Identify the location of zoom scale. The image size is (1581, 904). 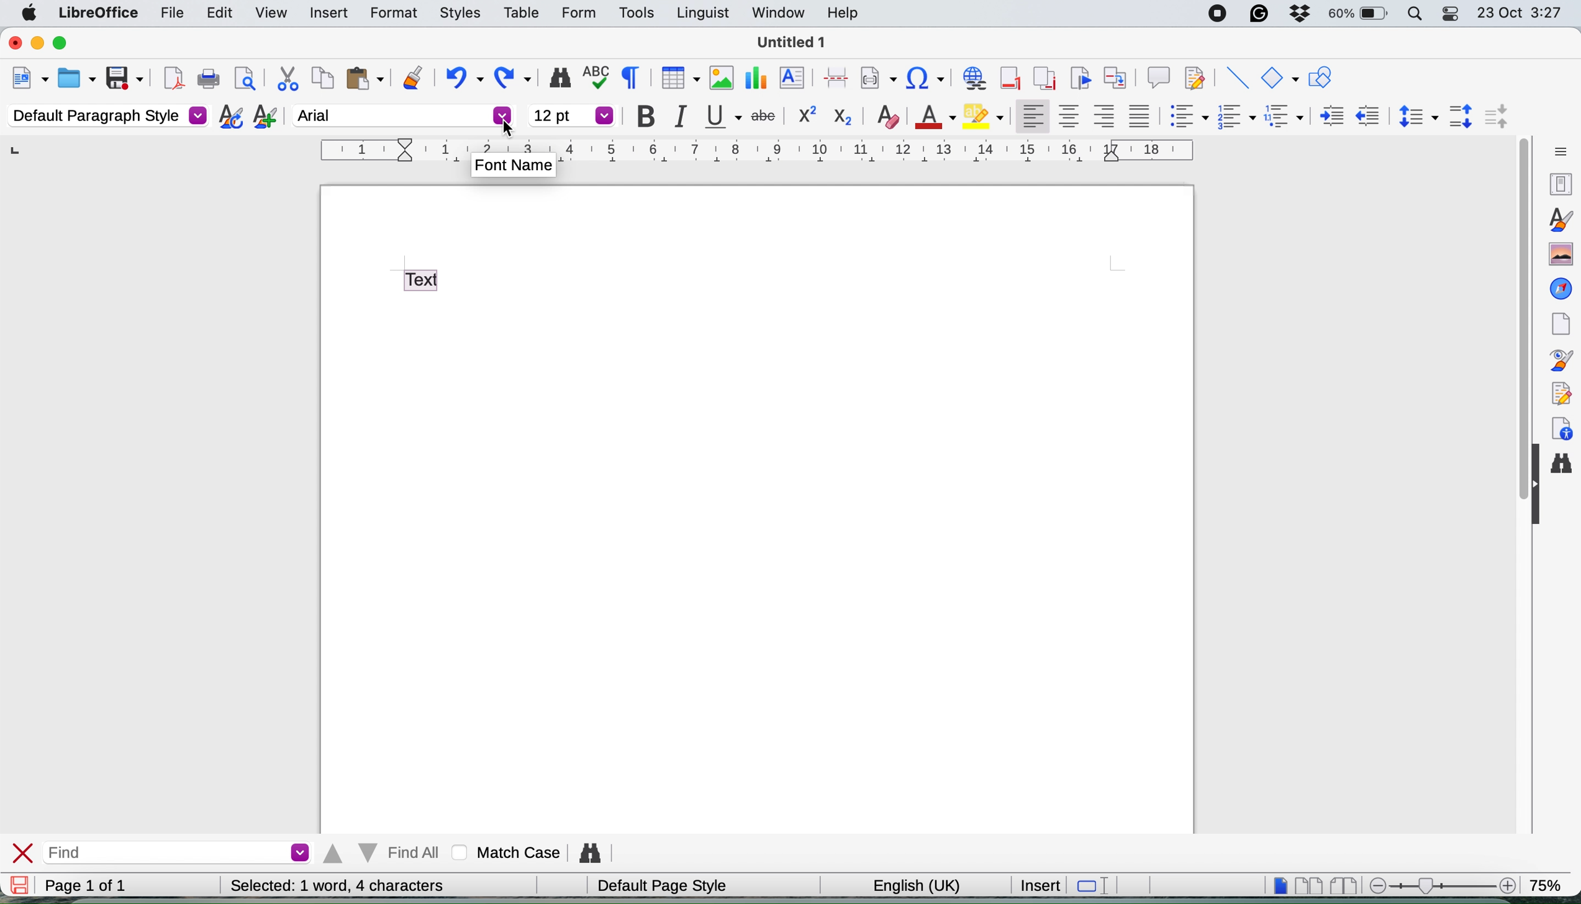
(1439, 884).